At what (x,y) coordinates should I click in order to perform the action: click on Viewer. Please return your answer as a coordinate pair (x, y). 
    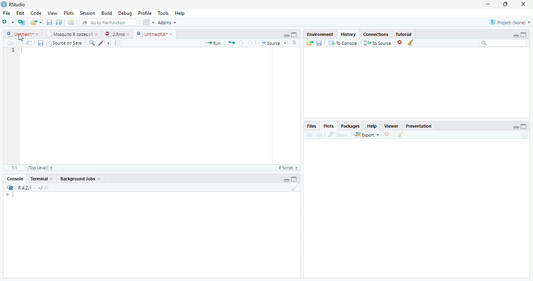
    Looking at the image, I should click on (392, 127).